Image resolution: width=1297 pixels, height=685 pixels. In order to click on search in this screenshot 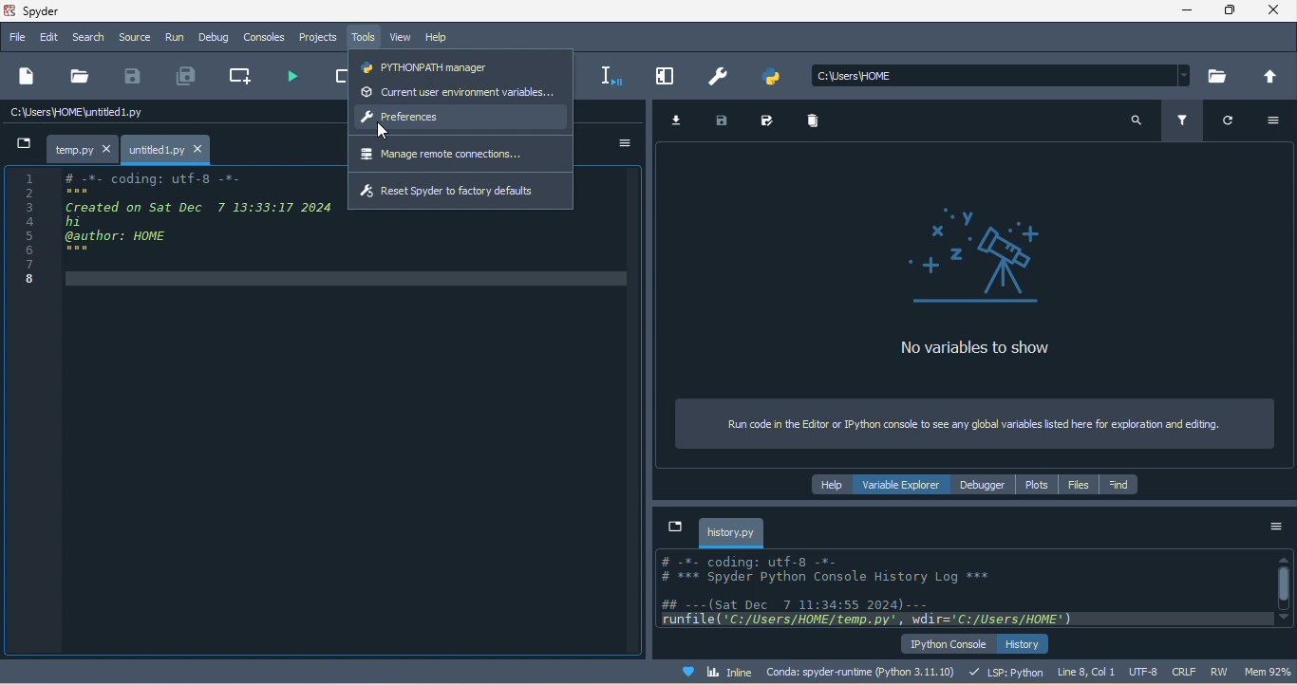, I will do `click(87, 38)`.